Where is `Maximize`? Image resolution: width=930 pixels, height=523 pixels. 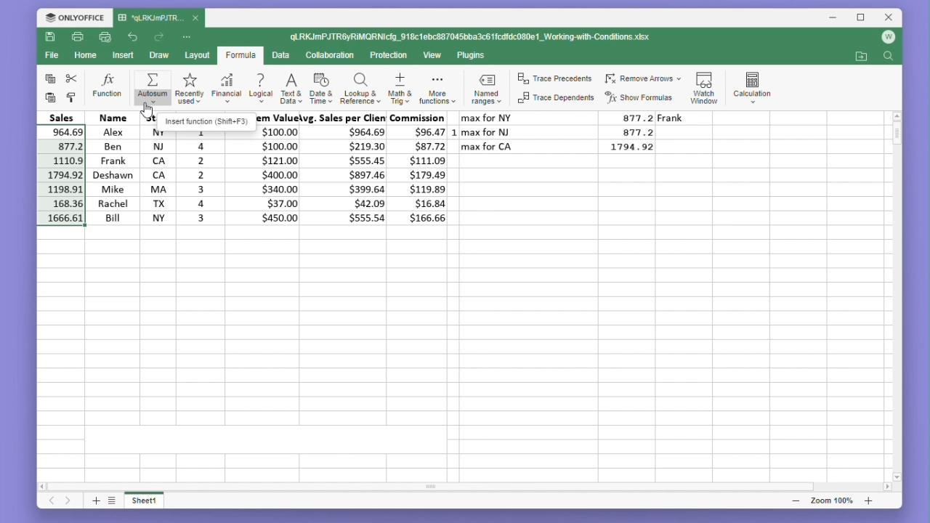
Maximize is located at coordinates (858, 18).